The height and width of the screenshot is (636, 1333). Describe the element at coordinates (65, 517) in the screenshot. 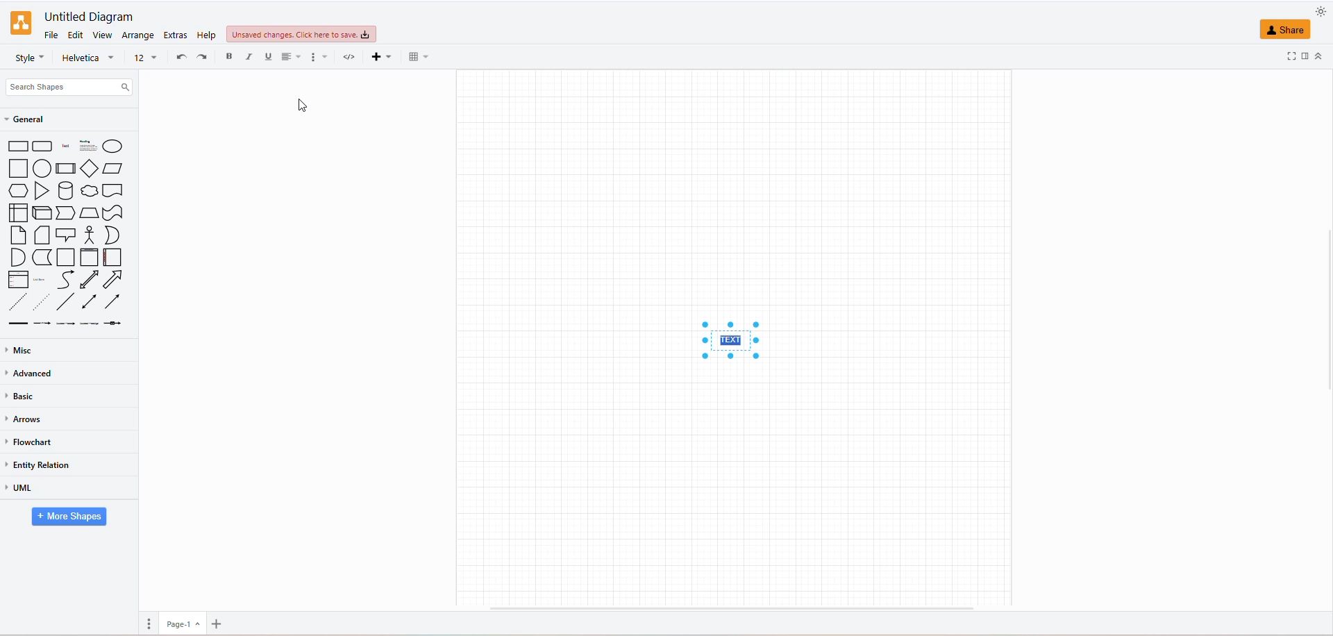

I see `more shapes` at that location.